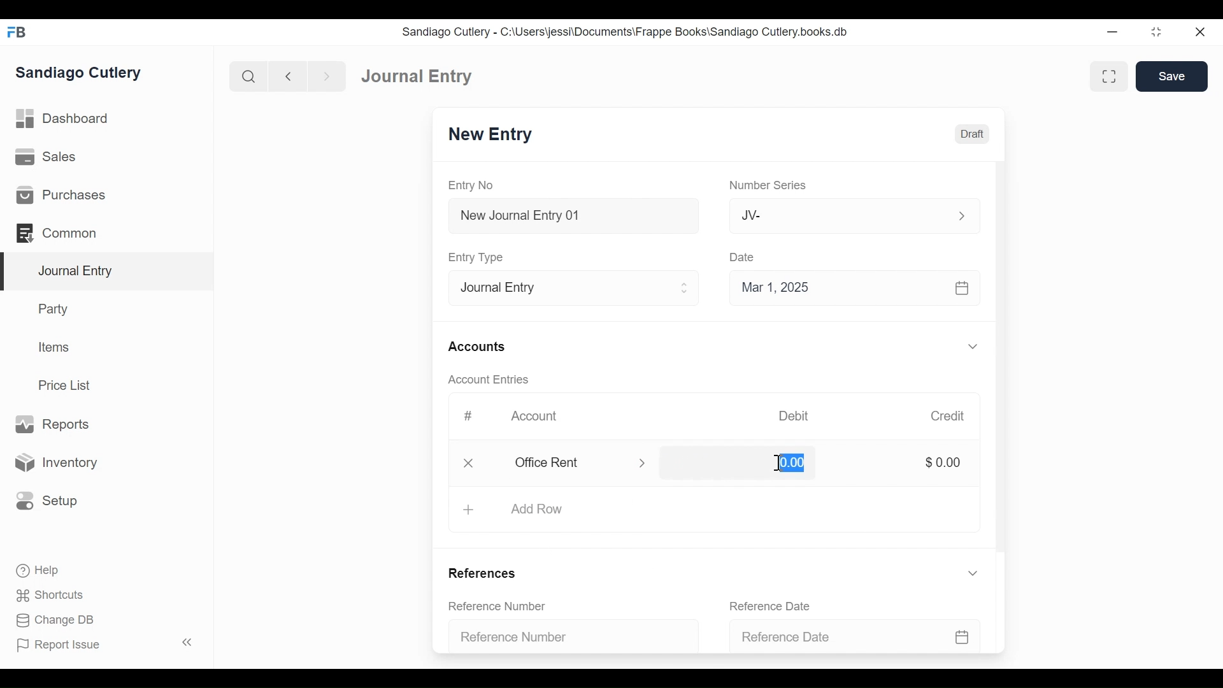  What do you see at coordinates (796, 416) in the screenshot?
I see `Debit` at bounding box center [796, 416].